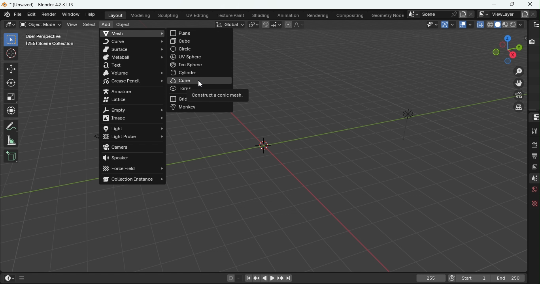 This screenshot has height=284, width=540. I want to click on First frame of the playback/rendering range, so click(474, 278).